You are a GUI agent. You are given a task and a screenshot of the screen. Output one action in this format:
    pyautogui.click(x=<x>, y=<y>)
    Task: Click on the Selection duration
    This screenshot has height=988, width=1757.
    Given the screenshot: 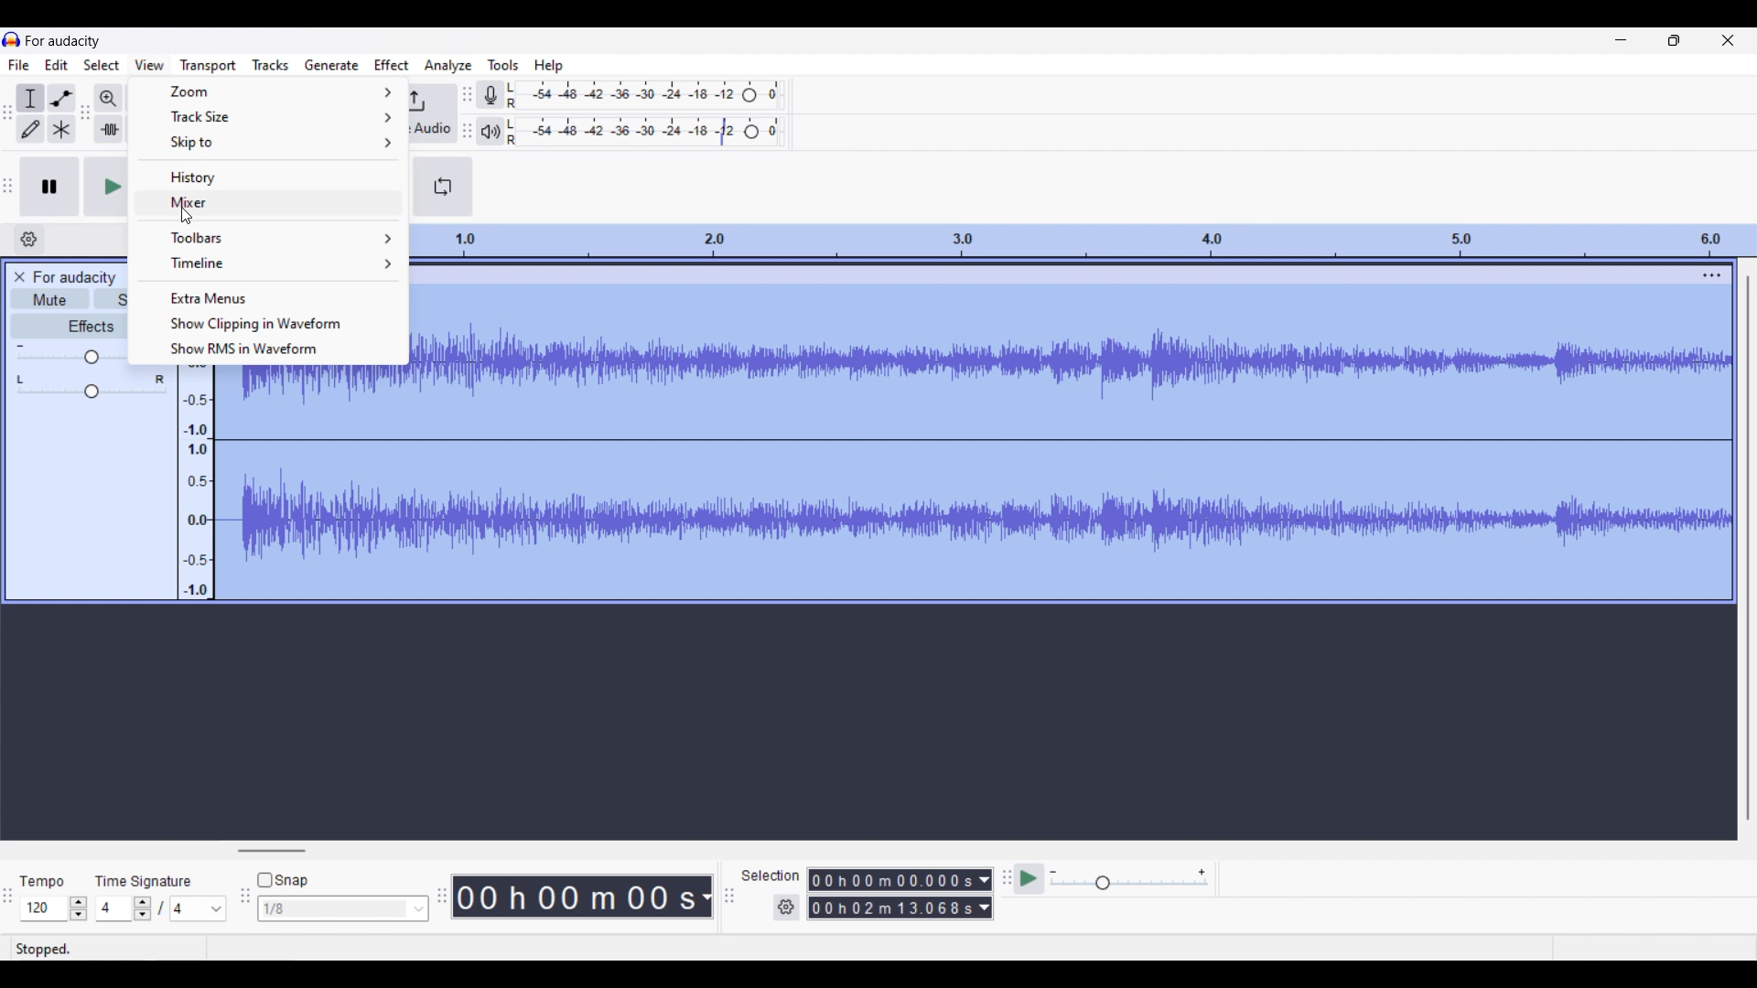 What is the action you would take?
    pyautogui.click(x=892, y=893)
    